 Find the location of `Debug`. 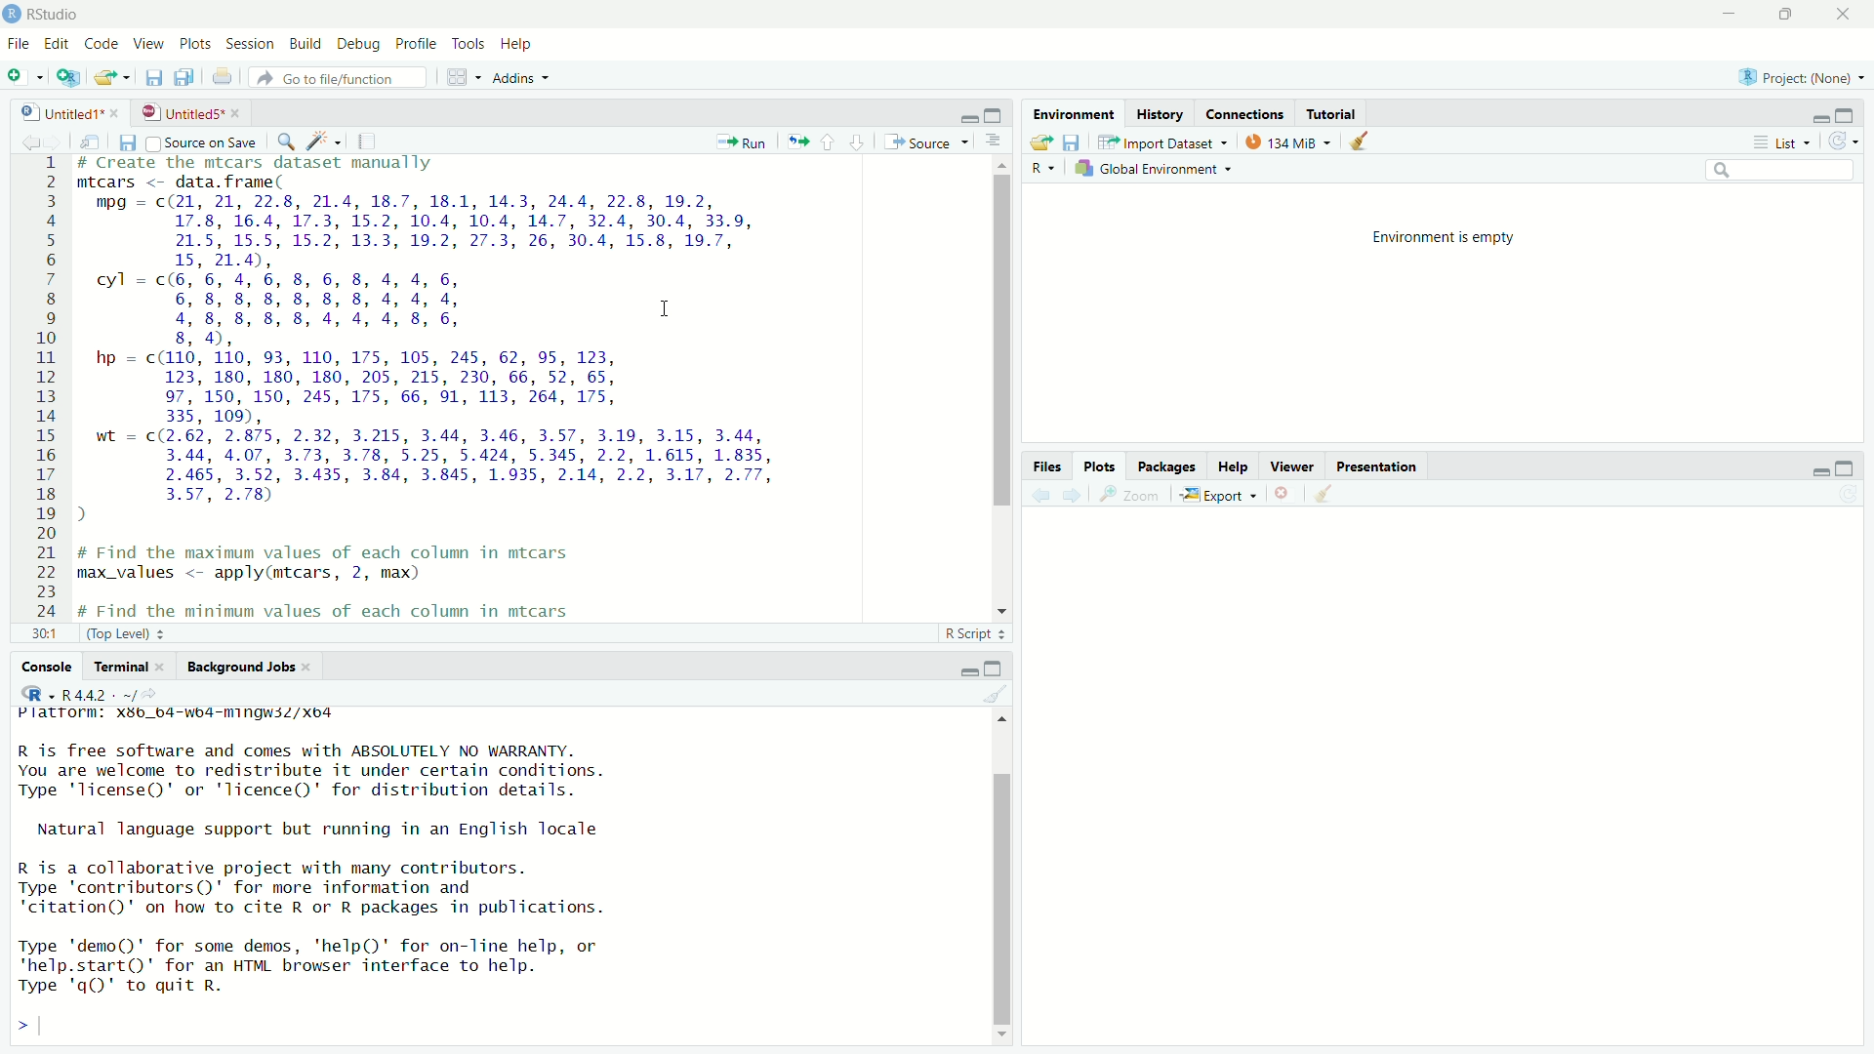

Debug is located at coordinates (357, 43).